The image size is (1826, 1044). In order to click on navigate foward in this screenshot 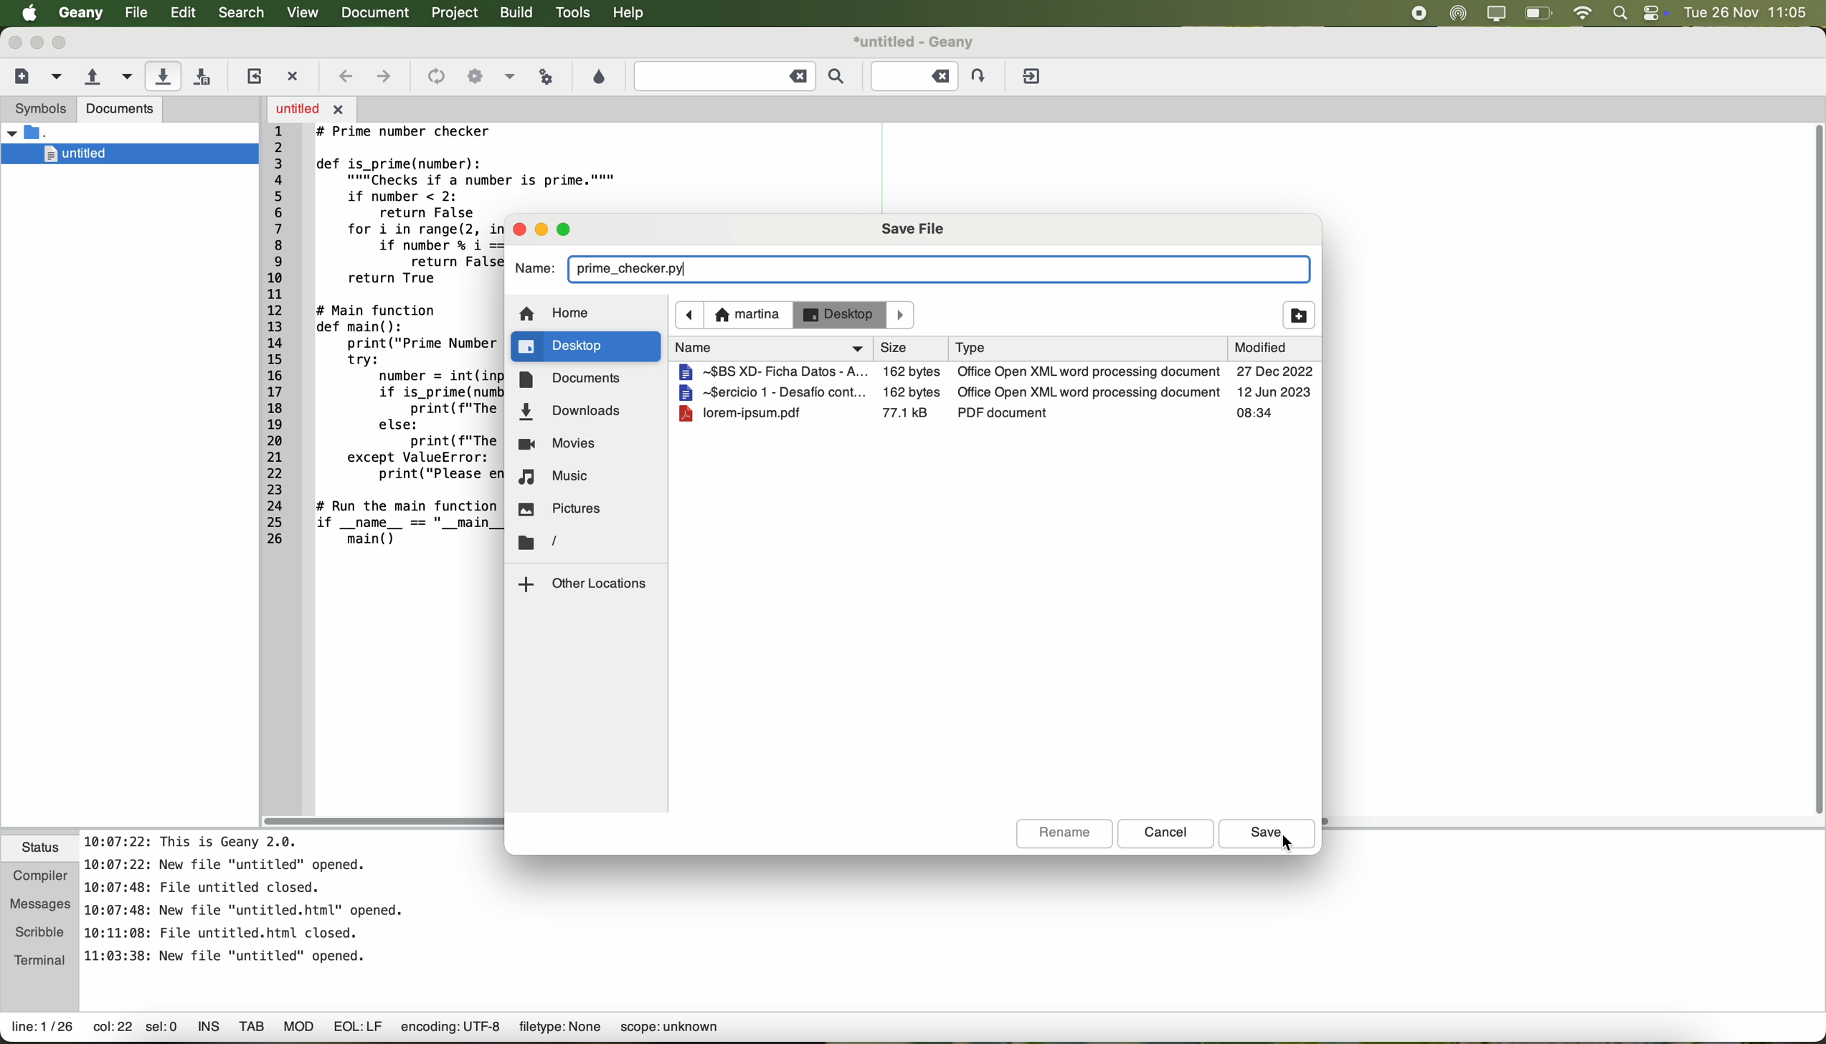, I will do `click(754, 315)`.